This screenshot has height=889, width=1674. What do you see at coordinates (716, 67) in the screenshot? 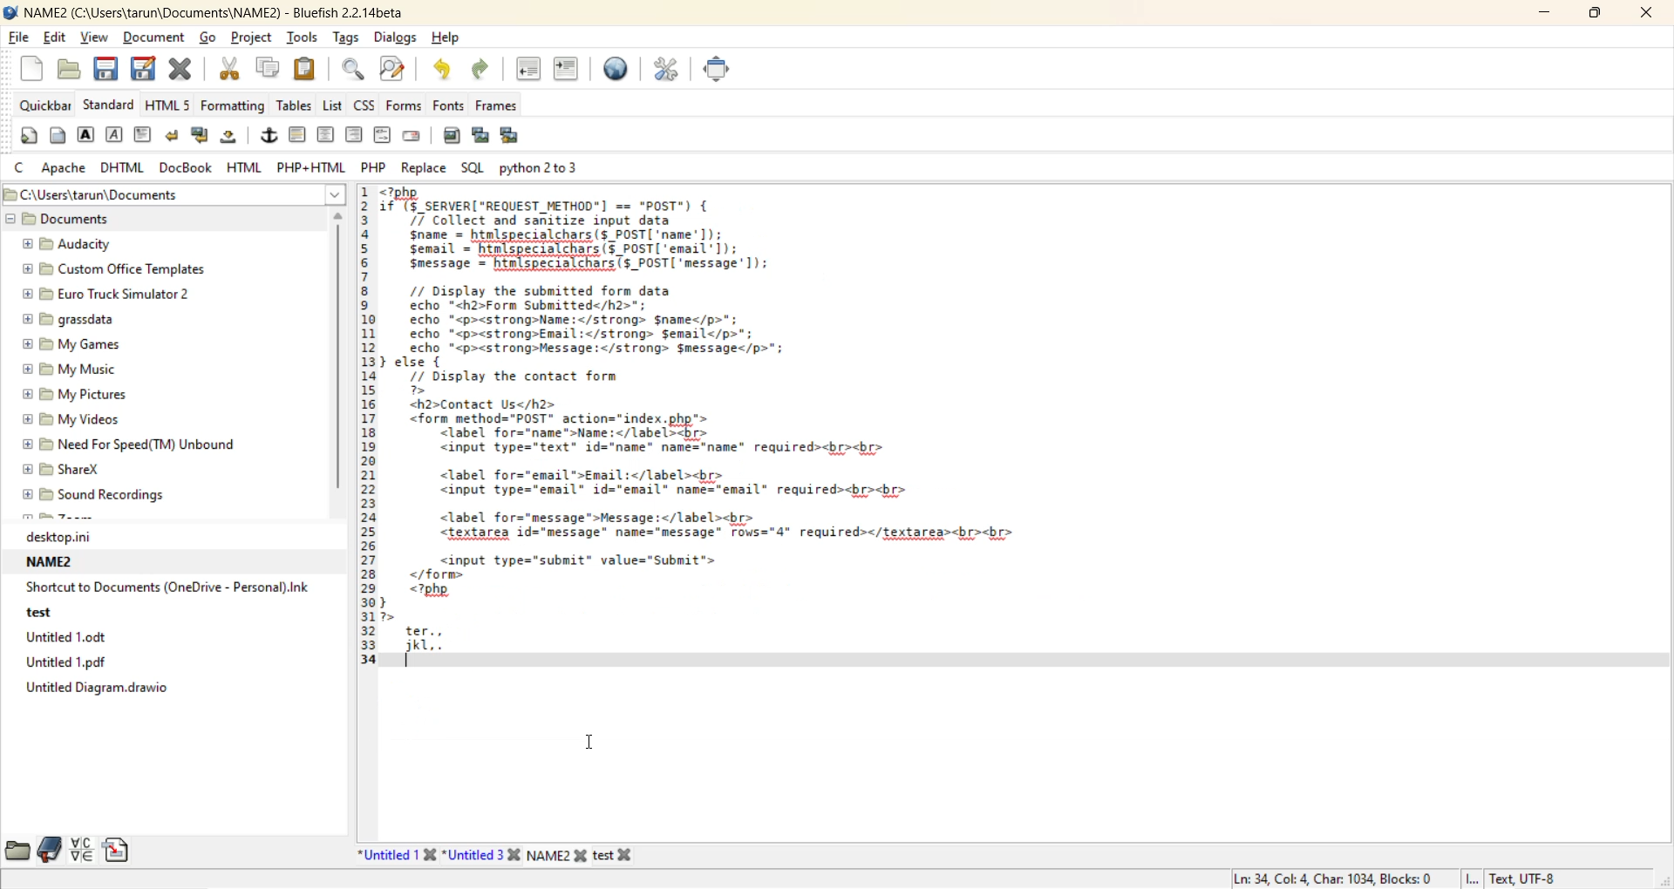
I see `fullscreen` at bounding box center [716, 67].